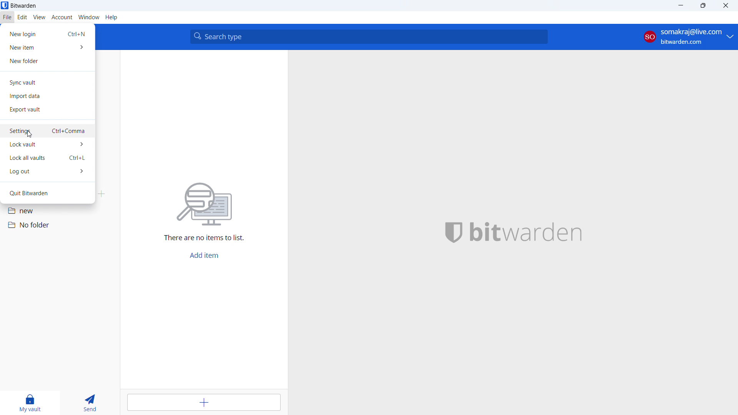 The width and height of the screenshot is (738, 415). Describe the element at coordinates (689, 37) in the screenshot. I see `account` at that location.